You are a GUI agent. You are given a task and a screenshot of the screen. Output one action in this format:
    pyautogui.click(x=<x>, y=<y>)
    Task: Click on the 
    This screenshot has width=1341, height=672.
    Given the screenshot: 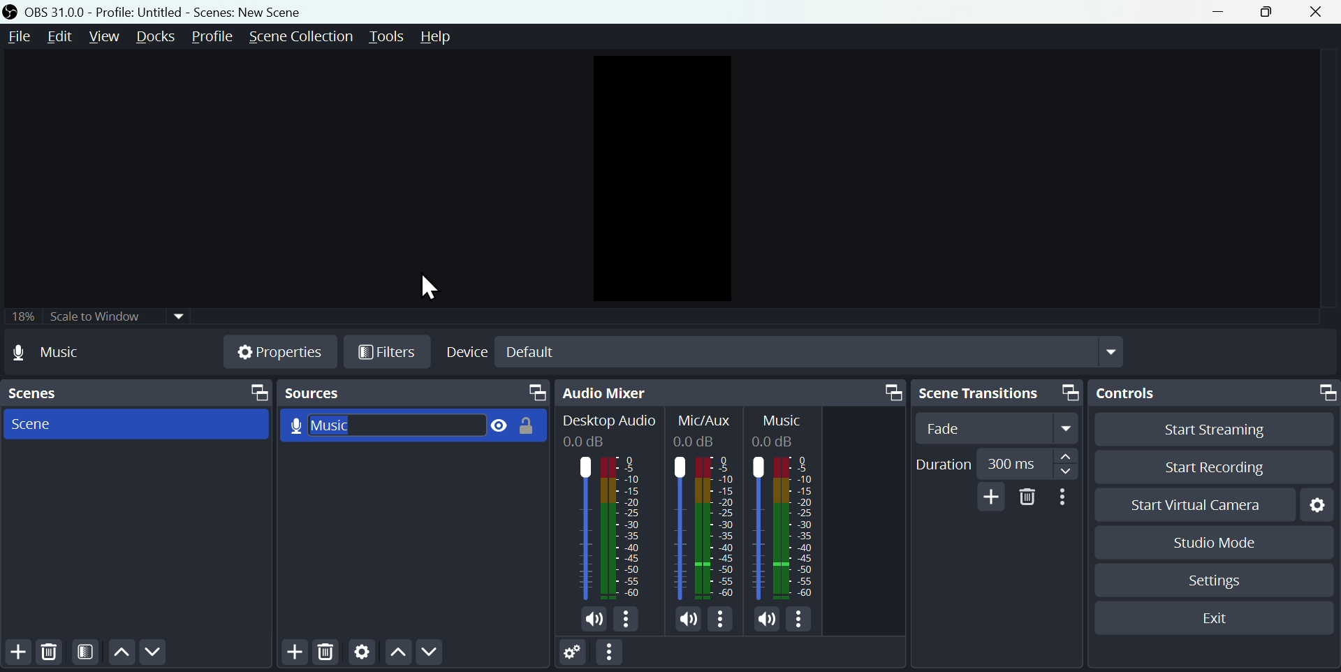 What is the action you would take?
    pyautogui.click(x=781, y=526)
    